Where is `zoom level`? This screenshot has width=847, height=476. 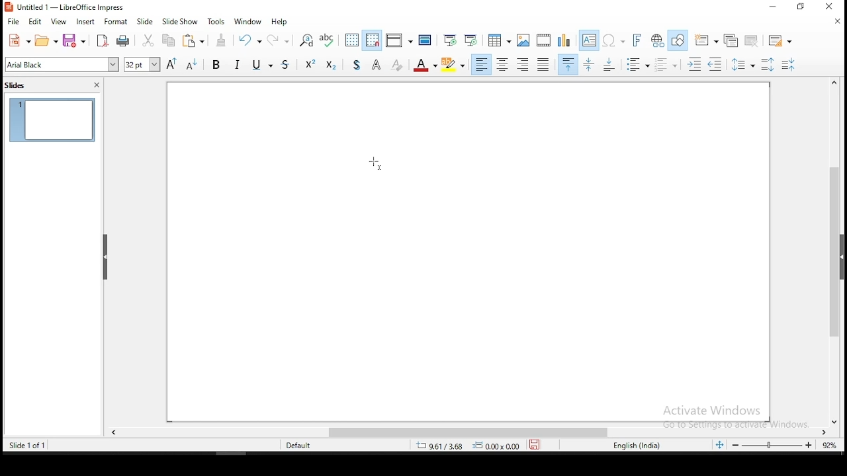
zoom level is located at coordinates (784, 445).